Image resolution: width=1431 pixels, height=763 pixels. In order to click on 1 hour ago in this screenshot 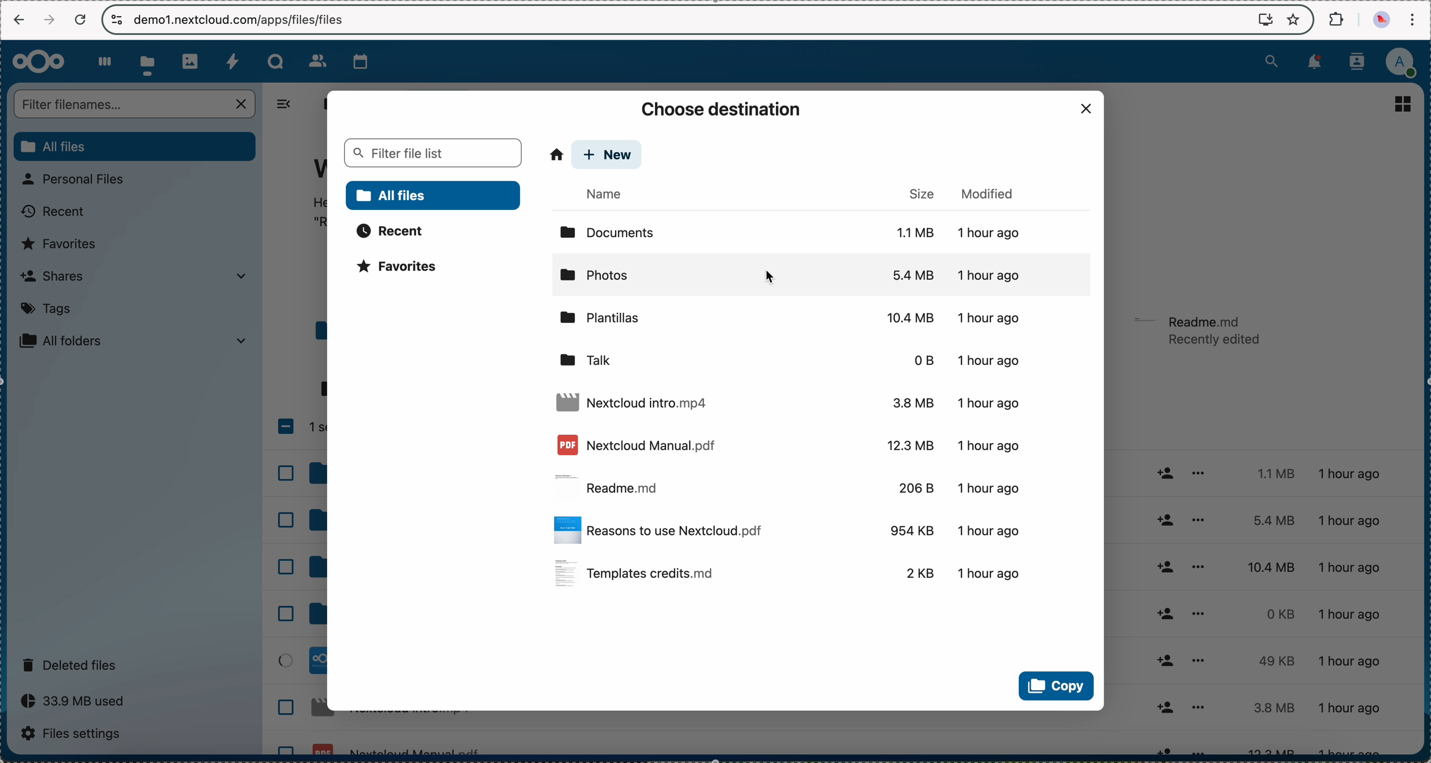, I will do `click(1360, 611)`.